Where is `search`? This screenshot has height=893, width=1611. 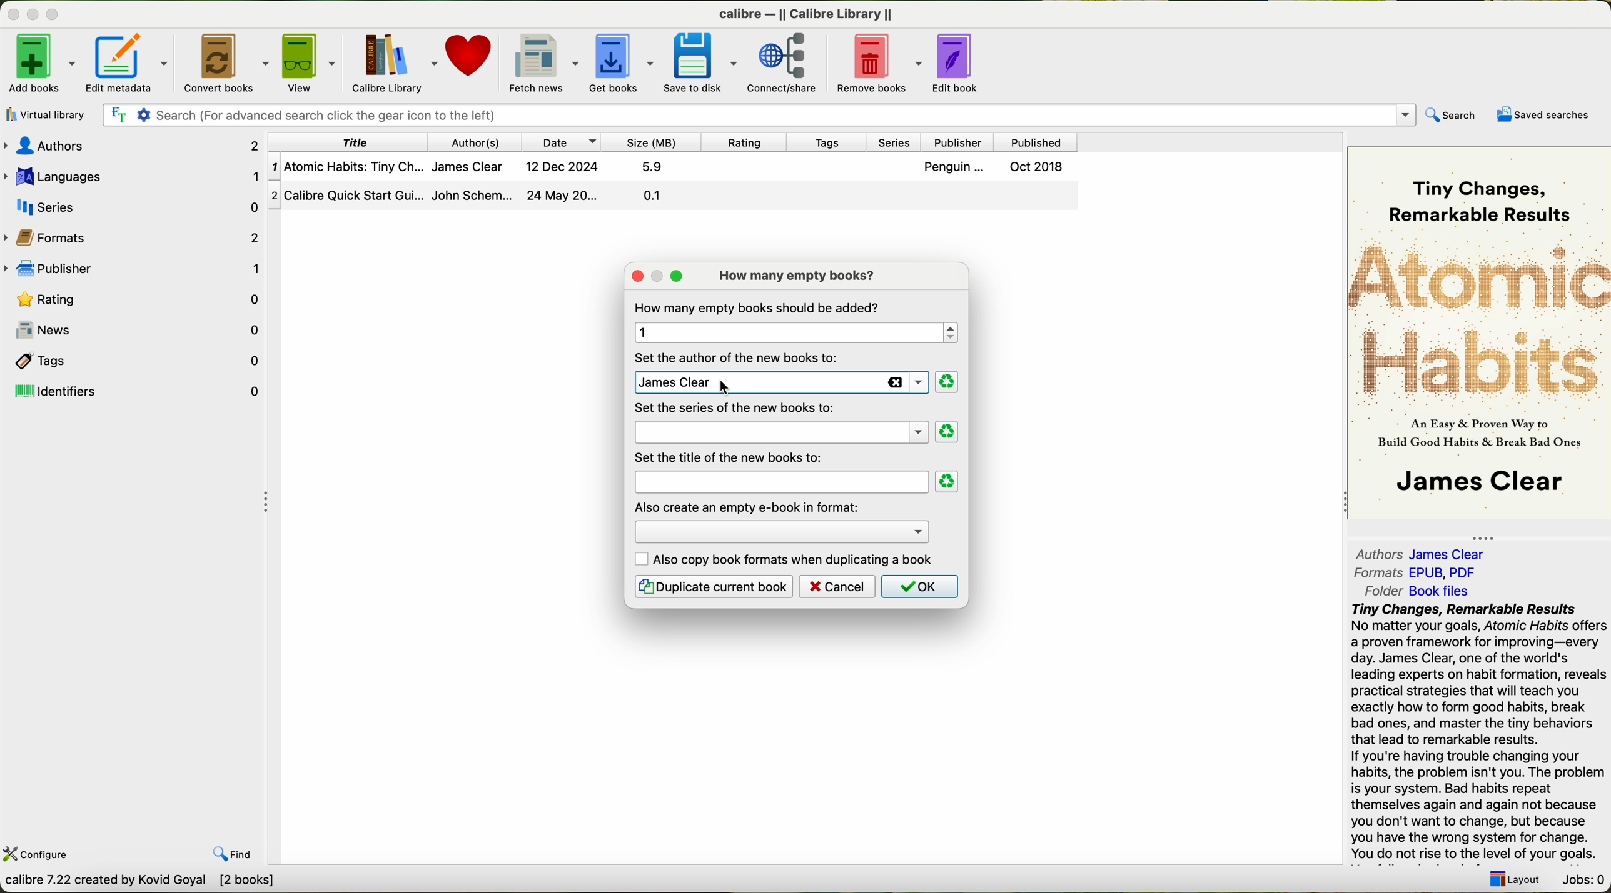 search is located at coordinates (1454, 114).